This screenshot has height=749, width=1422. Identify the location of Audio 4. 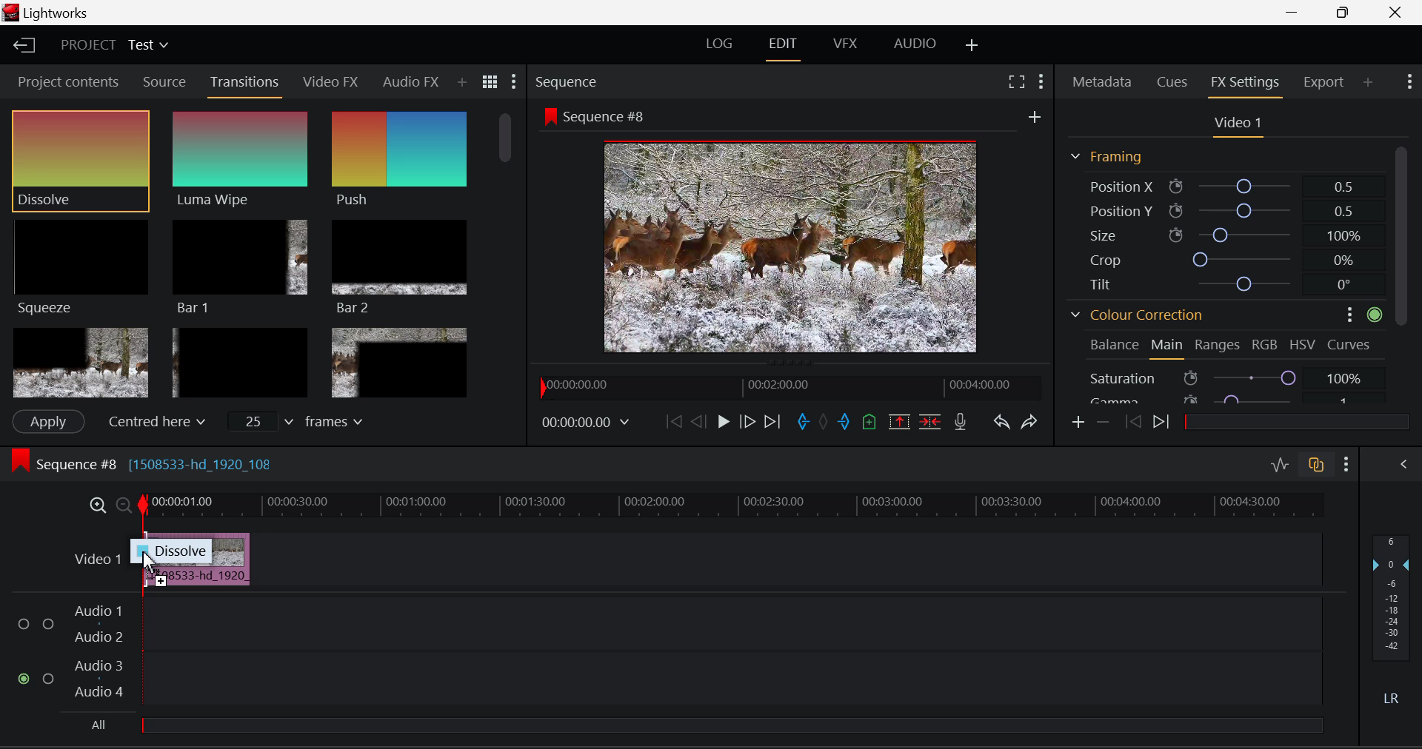
(101, 694).